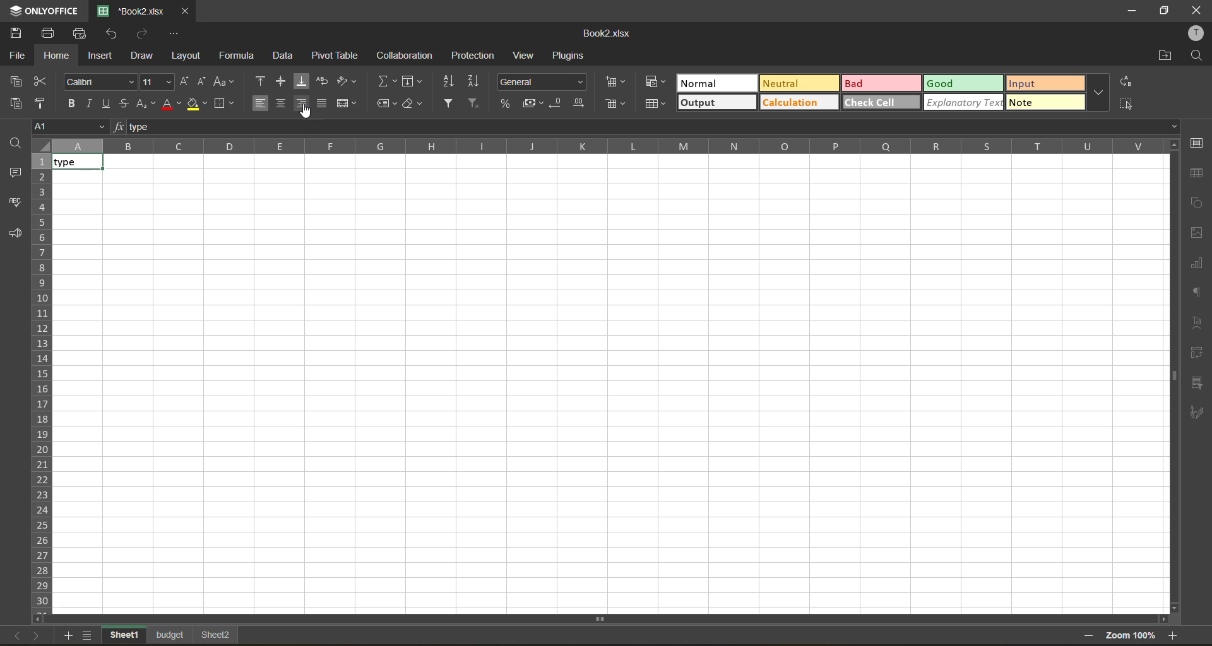 The width and height of the screenshot is (1212, 646). What do you see at coordinates (1197, 264) in the screenshot?
I see `charts` at bounding box center [1197, 264].